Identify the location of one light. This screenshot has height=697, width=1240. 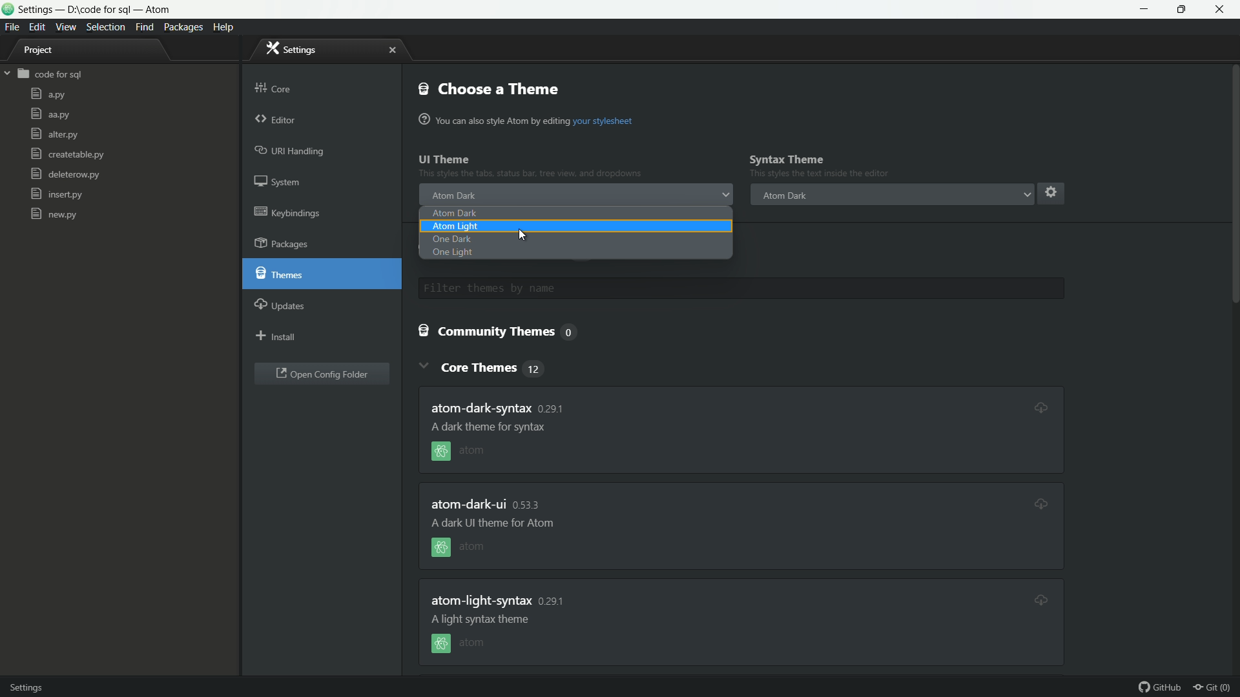
(453, 254).